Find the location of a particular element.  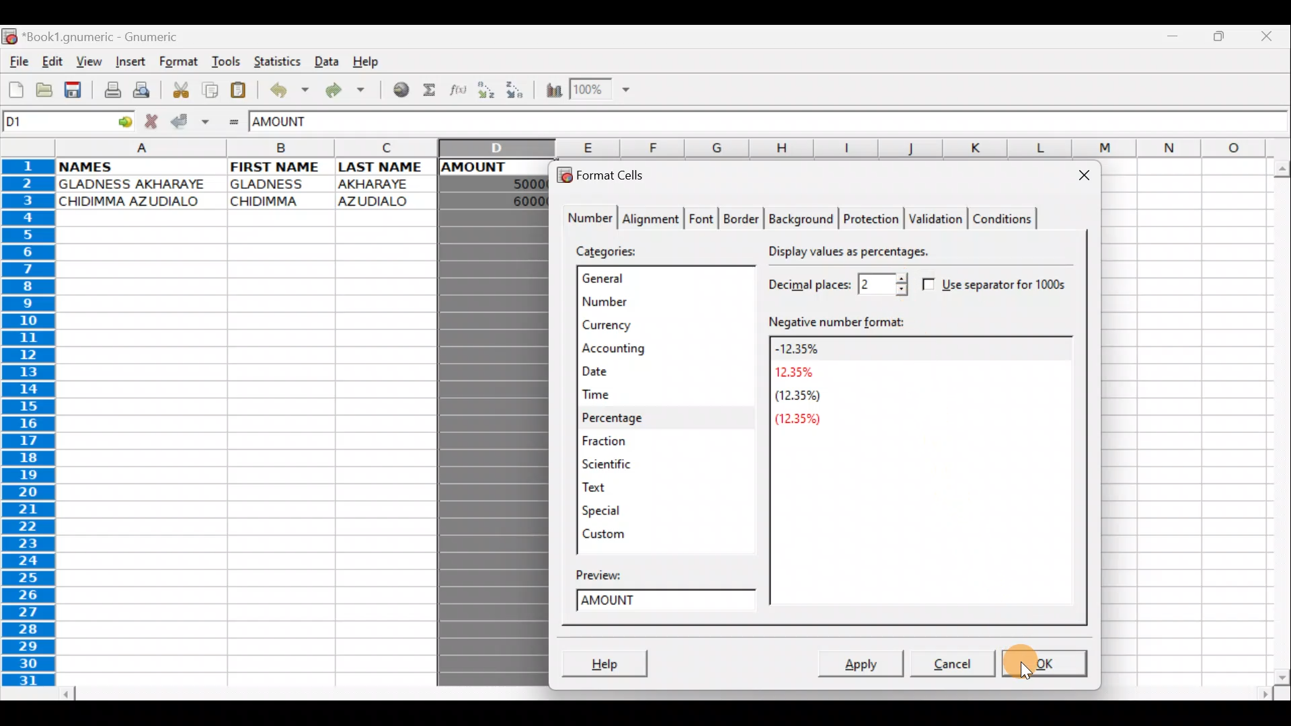

50000 is located at coordinates (511, 183).